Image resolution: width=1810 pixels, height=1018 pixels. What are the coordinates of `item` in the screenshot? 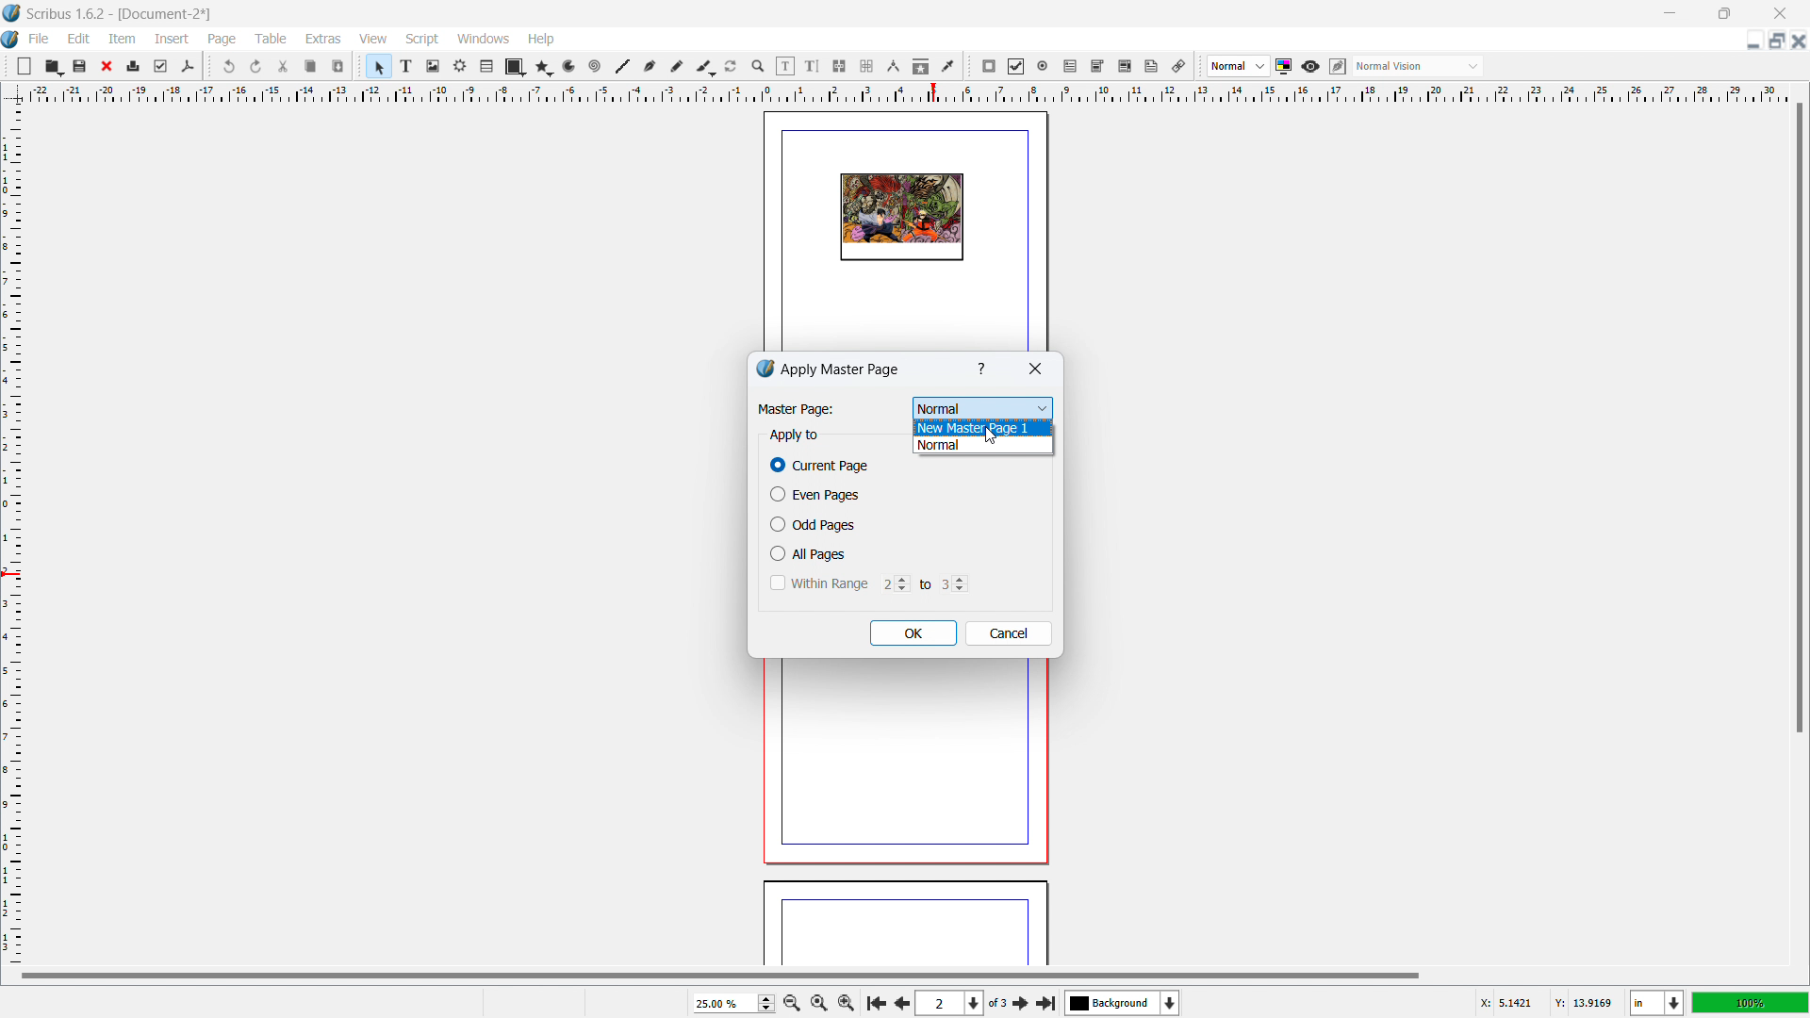 It's located at (123, 38).